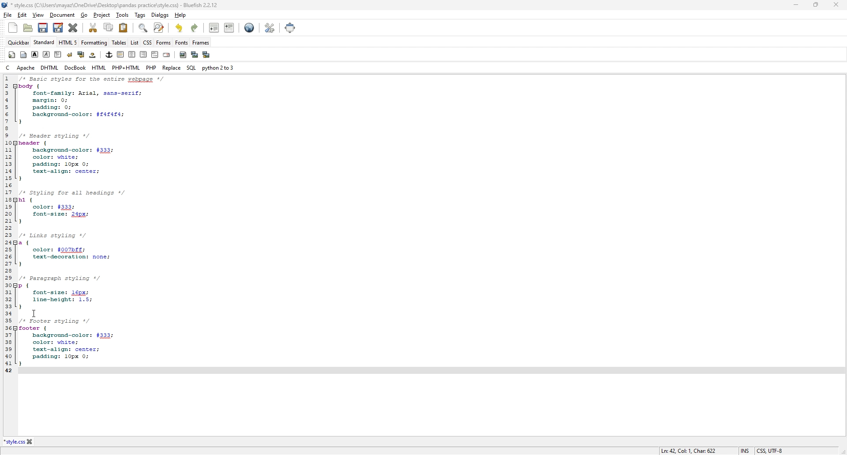  Describe the element at coordinates (28, 28) in the screenshot. I see `open` at that location.